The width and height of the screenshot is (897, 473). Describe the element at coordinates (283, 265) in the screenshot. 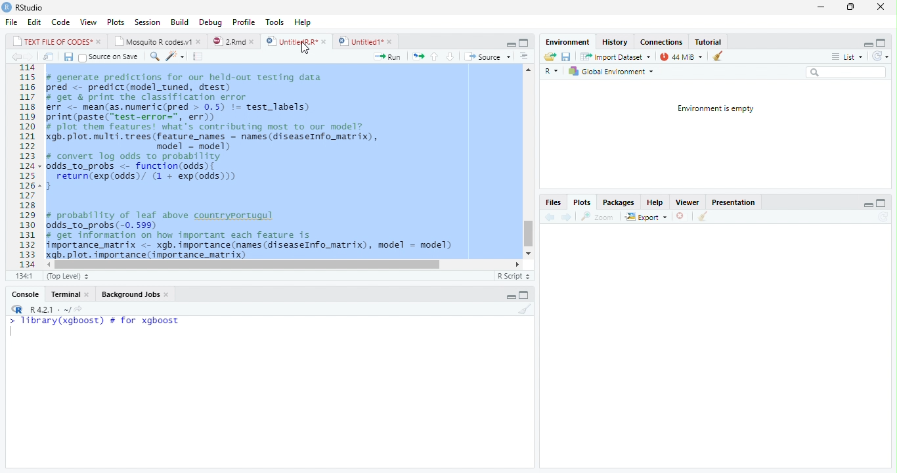

I see `Scroll` at that location.